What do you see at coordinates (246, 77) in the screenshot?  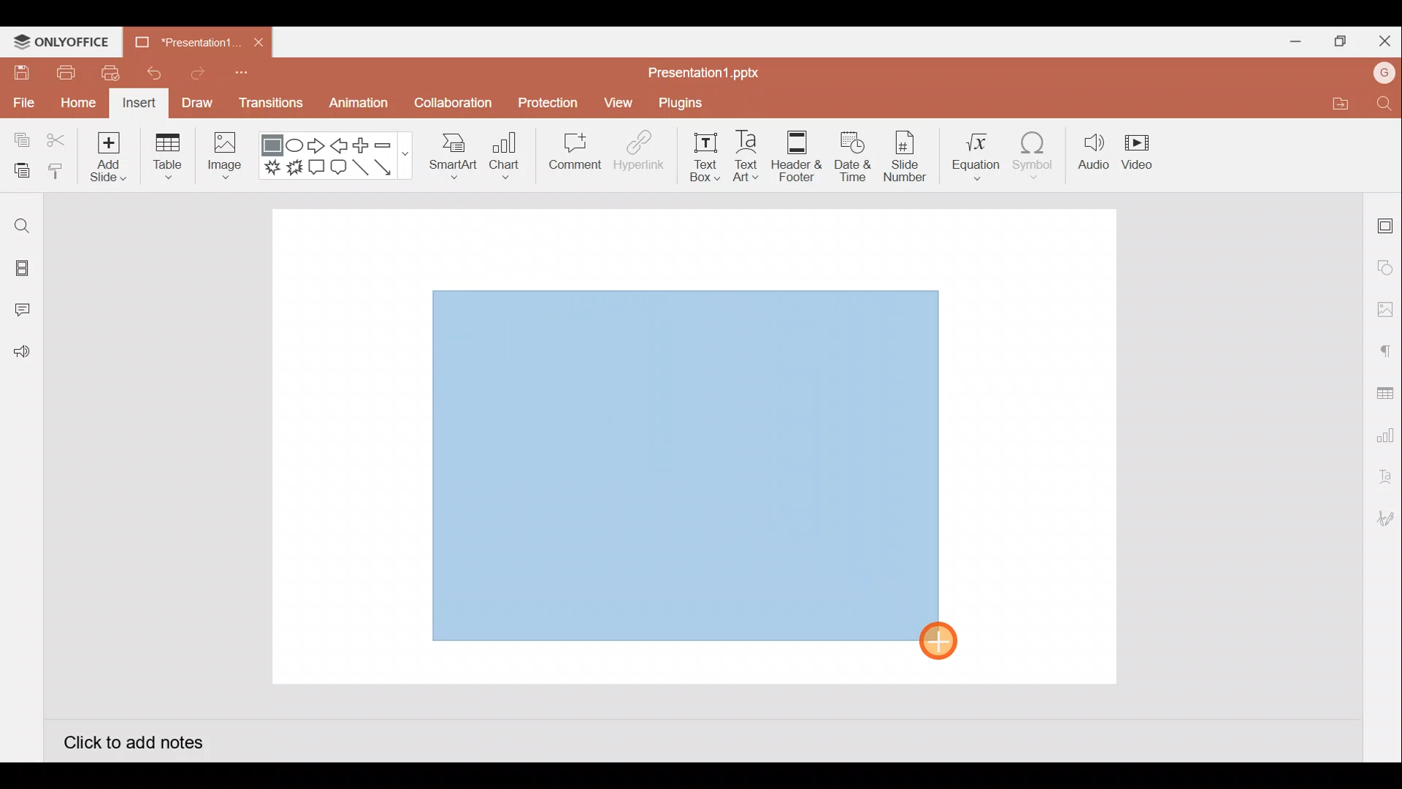 I see `Customize quick access toolbar` at bounding box center [246, 77].